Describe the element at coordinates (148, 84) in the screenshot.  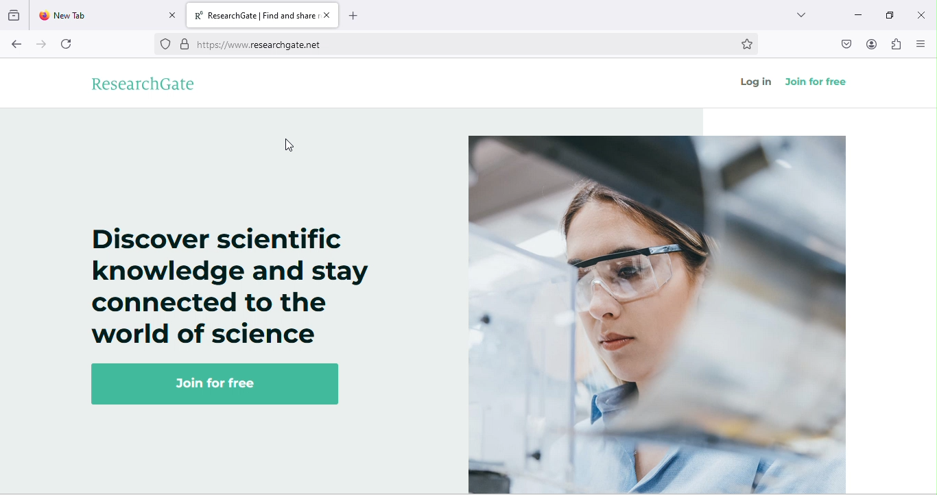
I see `research gate` at that location.